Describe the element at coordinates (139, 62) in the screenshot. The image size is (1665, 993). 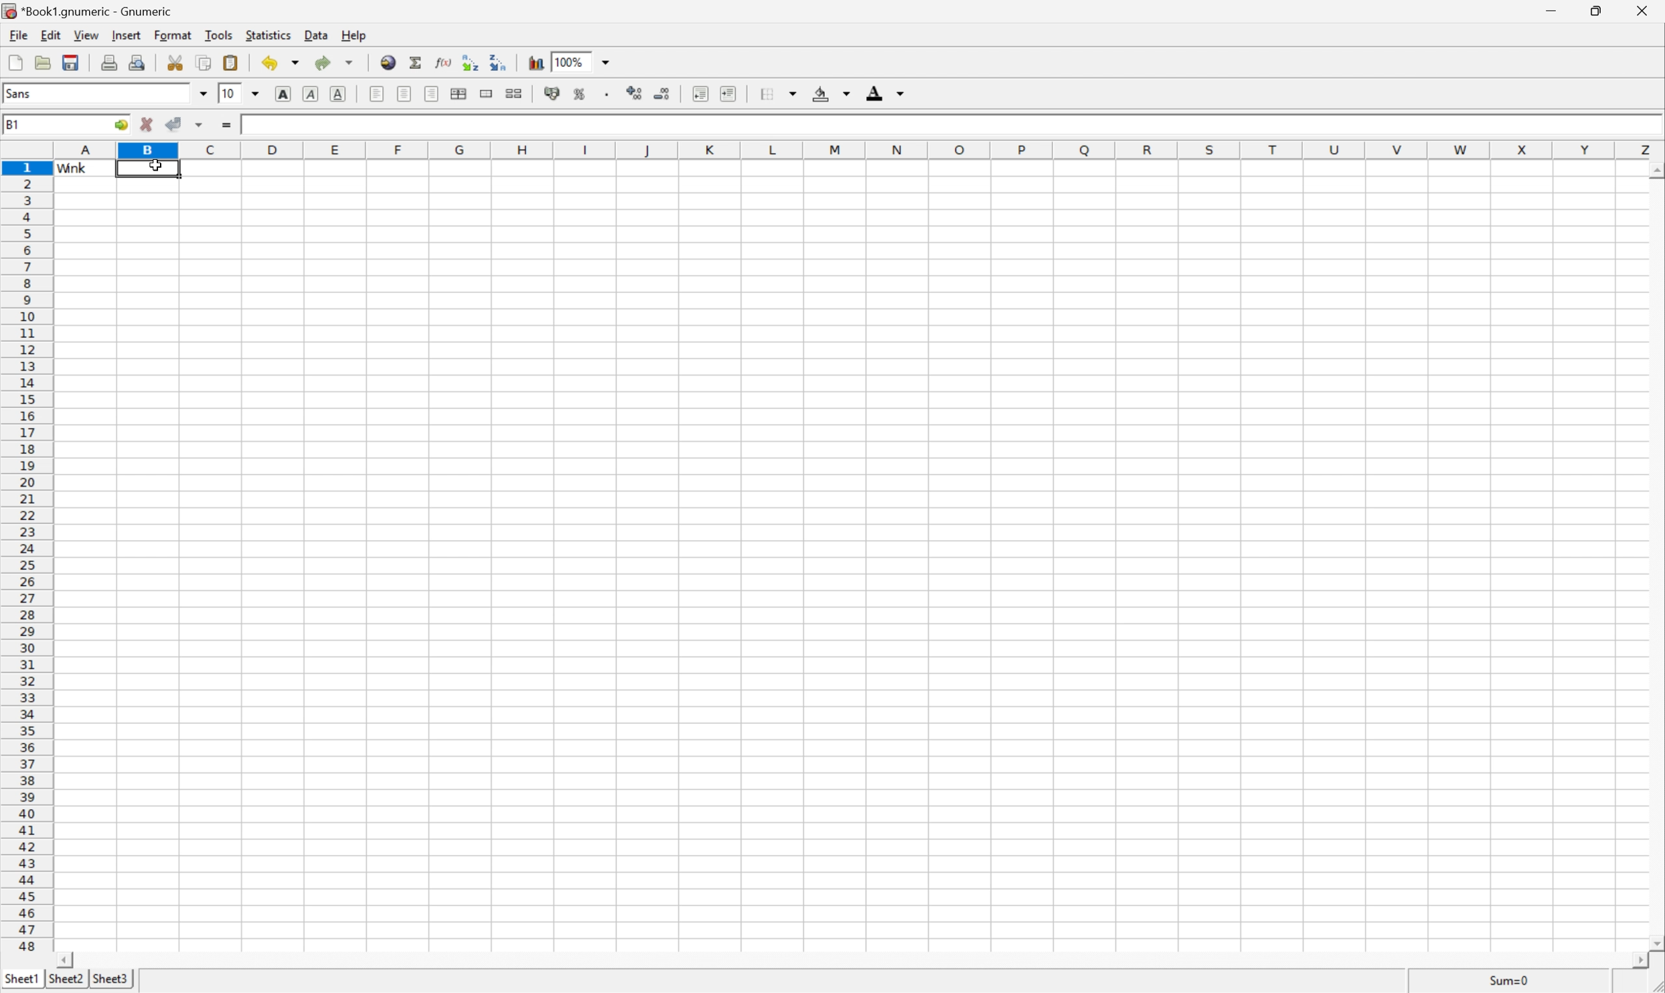
I see `print preview` at that location.